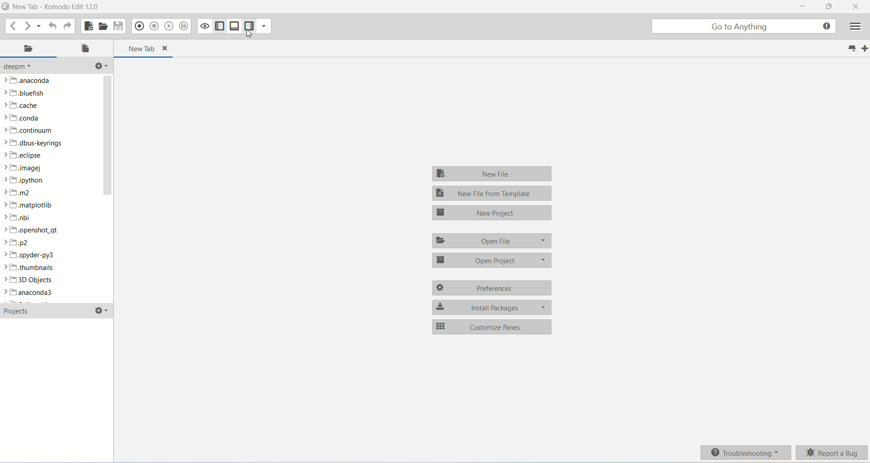 The height and width of the screenshot is (463, 870). I want to click on toggle focus mode, so click(203, 26).